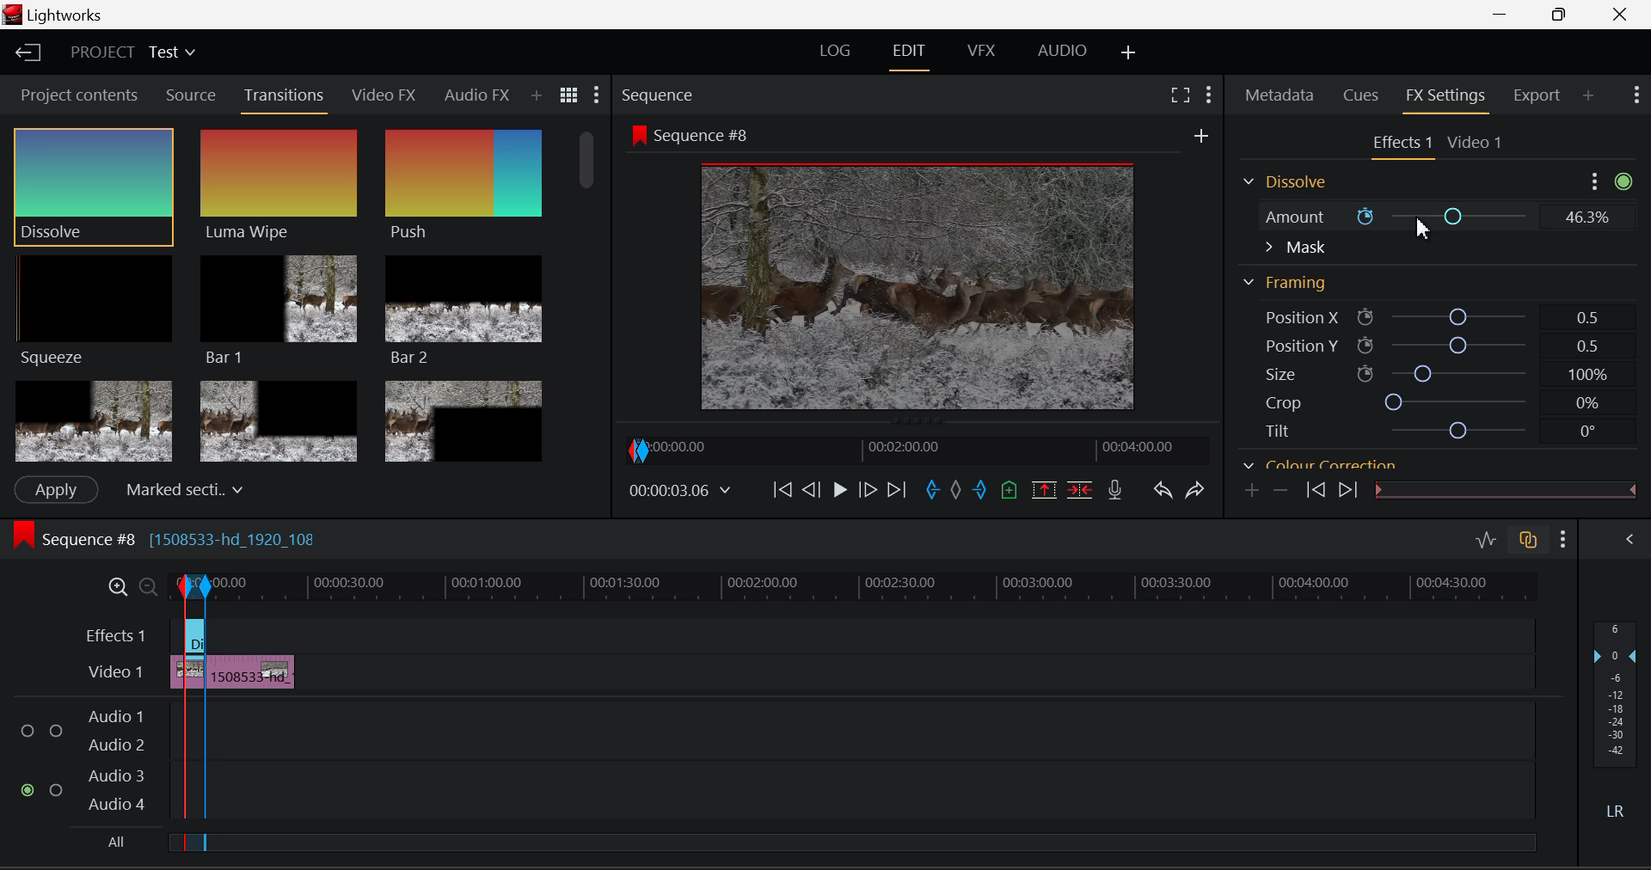 The image size is (1651, 870). Describe the element at coordinates (115, 674) in the screenshot. I see `Video Layer` at that location.